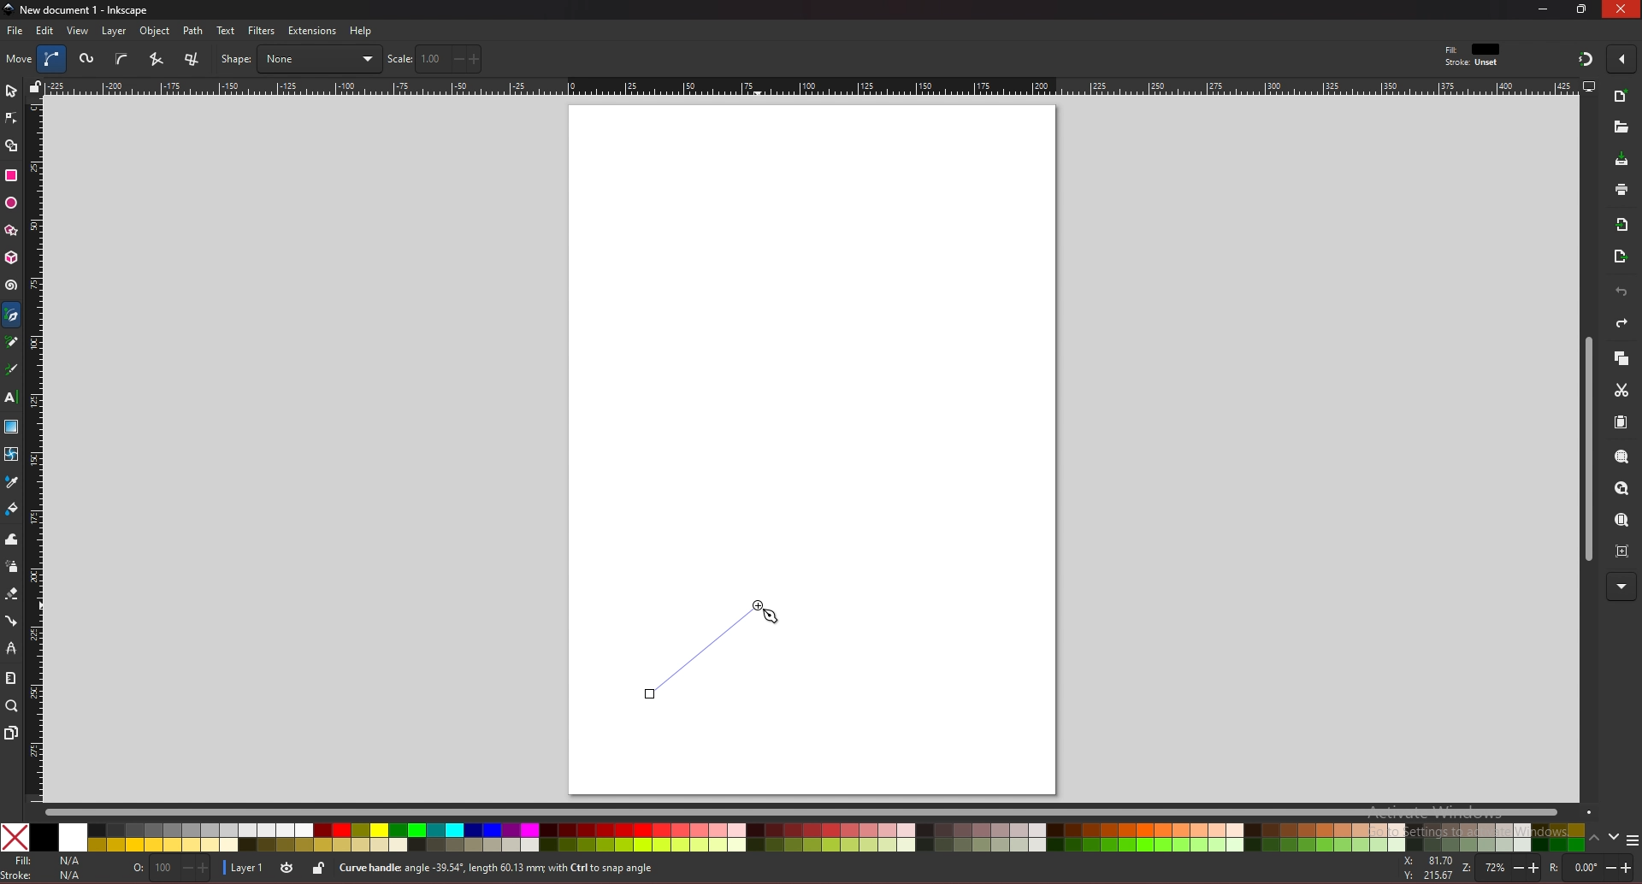  Describe the element at coordinates (114, 31) in the screenshot. I see `layer` at that location.